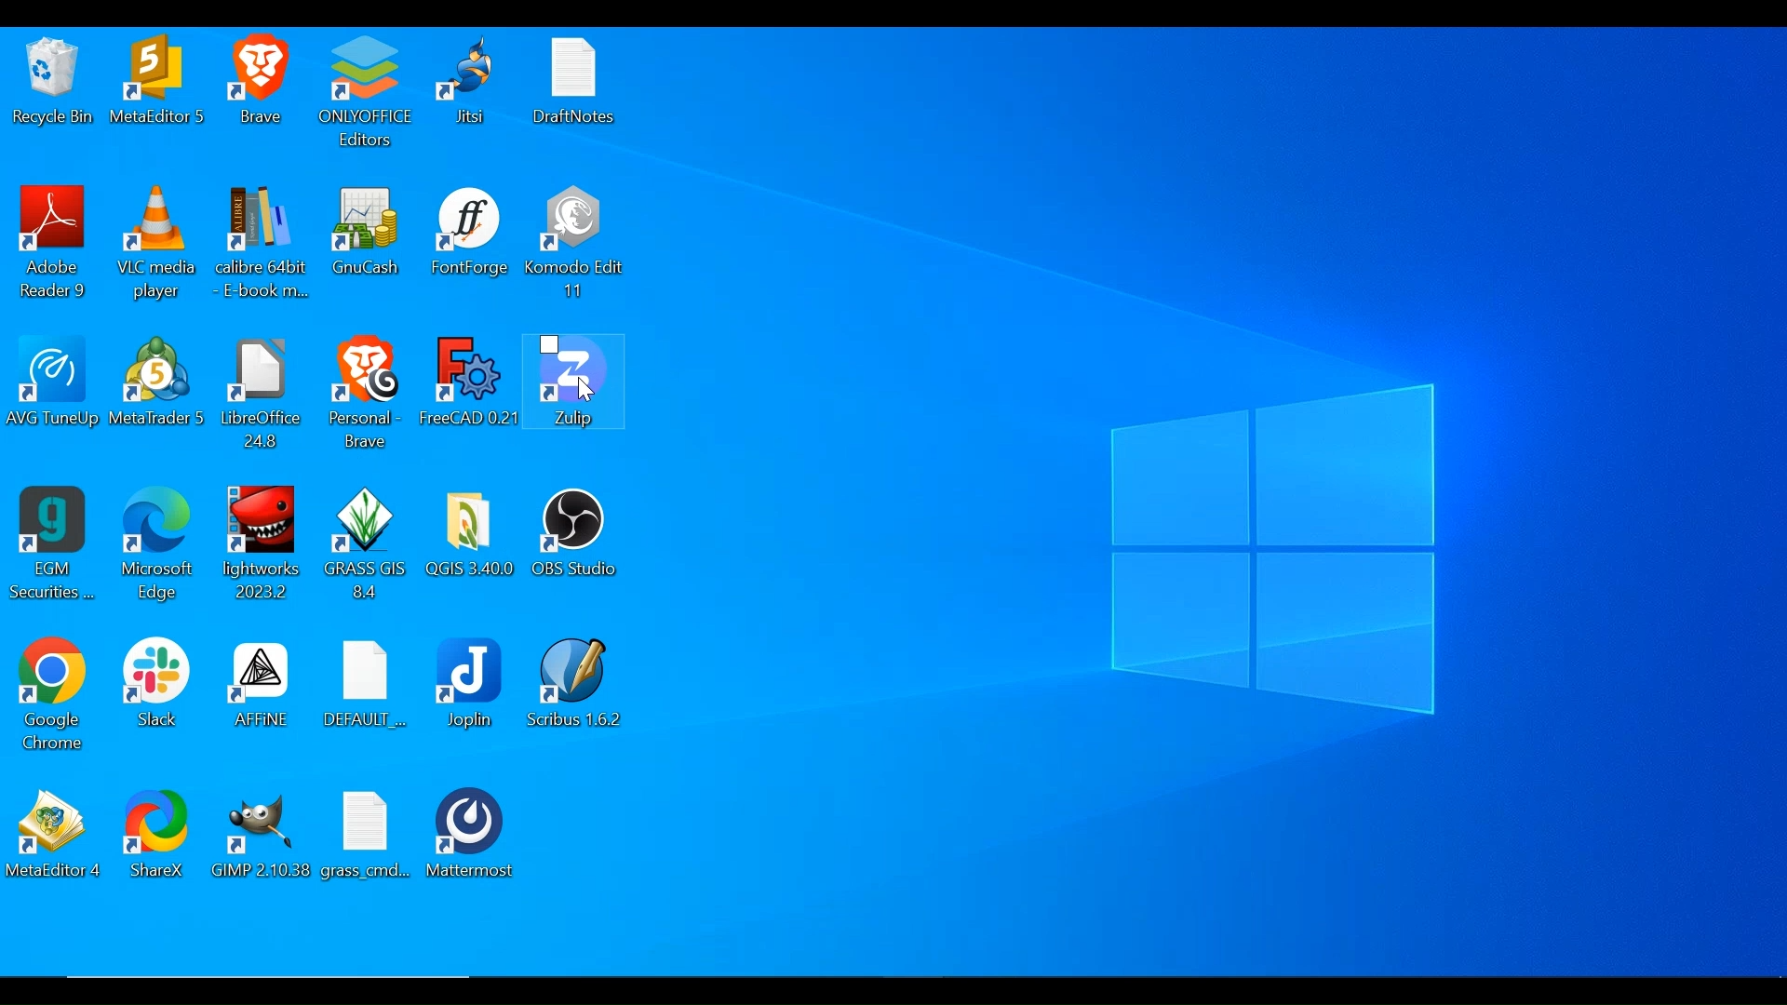  I want to click on Meta Desktop icon, so click(58, 835).